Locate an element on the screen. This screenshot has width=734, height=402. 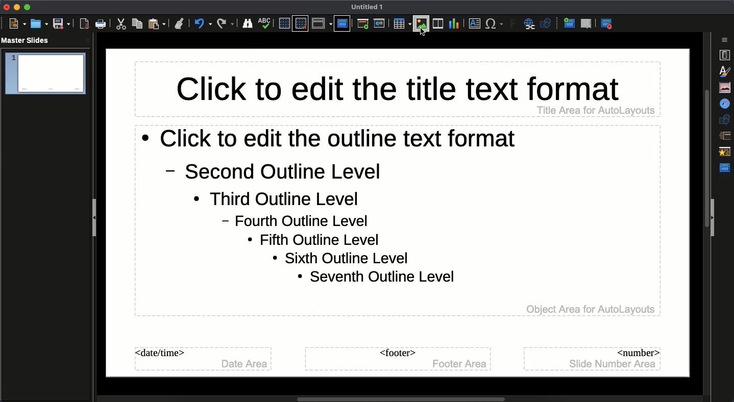
Master slides is located at coordinates (29, 41).